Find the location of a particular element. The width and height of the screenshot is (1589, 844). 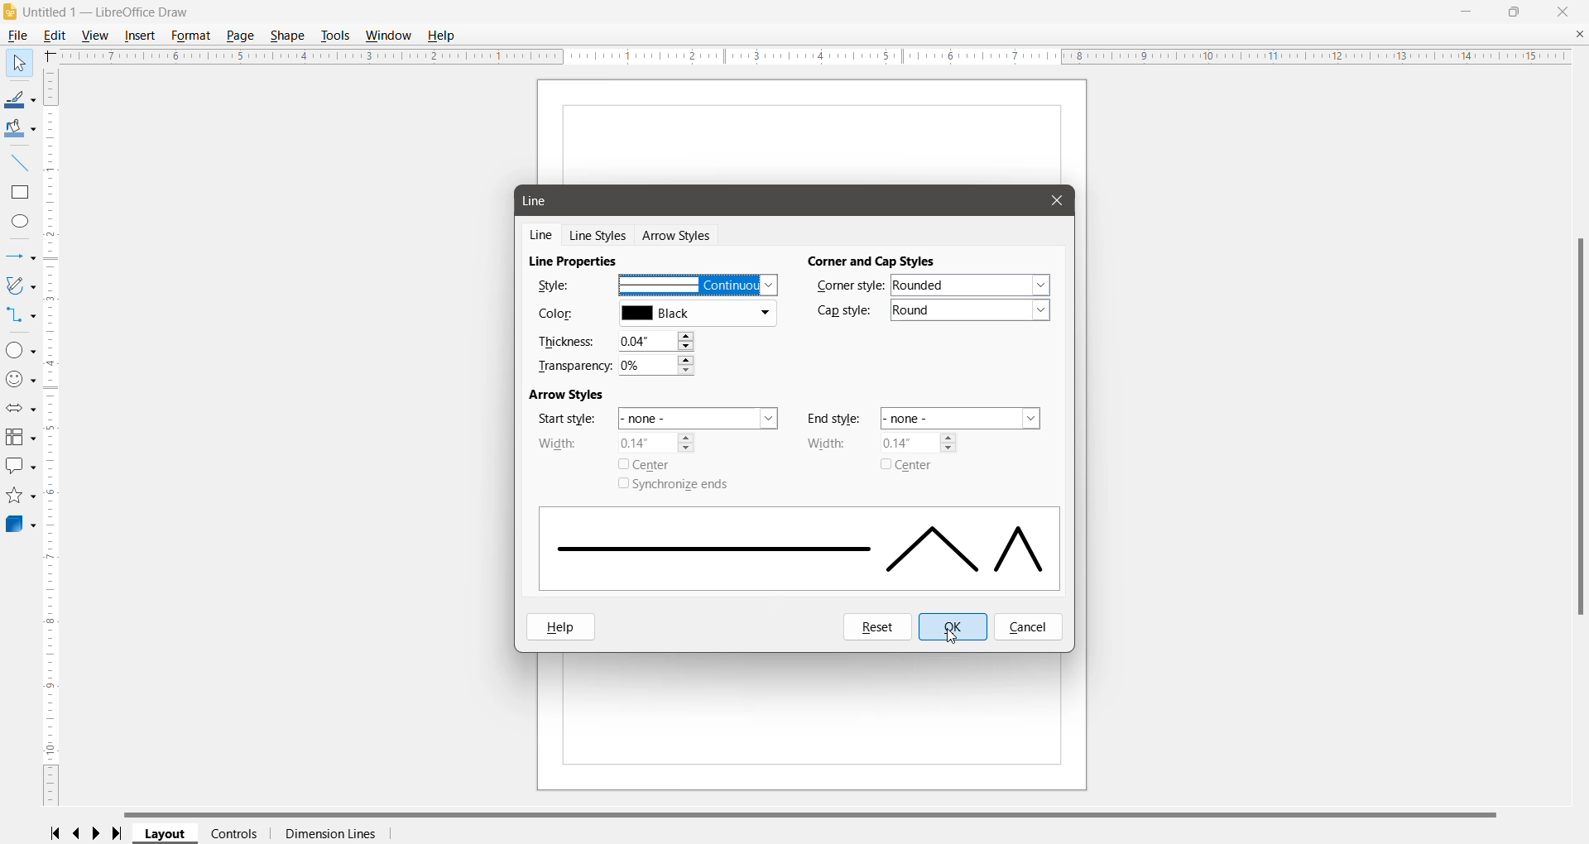

Selected Line style displayed is located at coordinates (801, 549).